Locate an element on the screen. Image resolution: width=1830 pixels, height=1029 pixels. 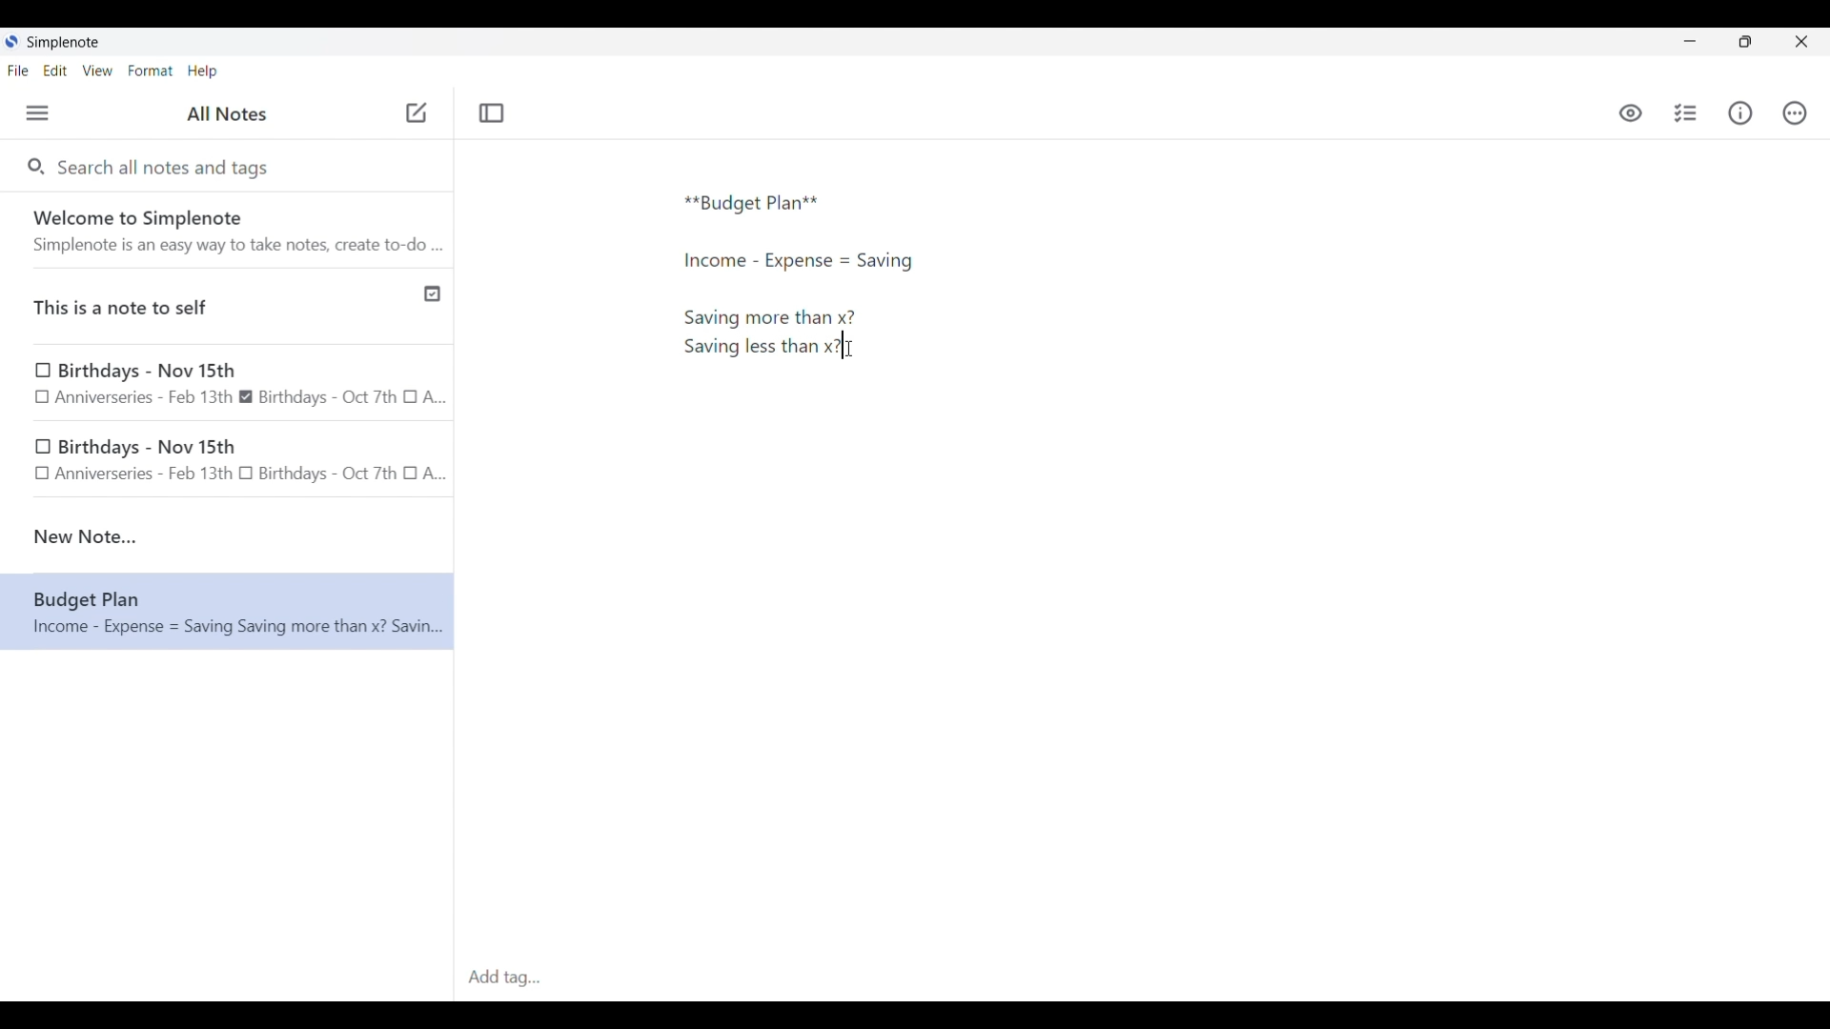
Text typed in is located at coordinates (752, 204).